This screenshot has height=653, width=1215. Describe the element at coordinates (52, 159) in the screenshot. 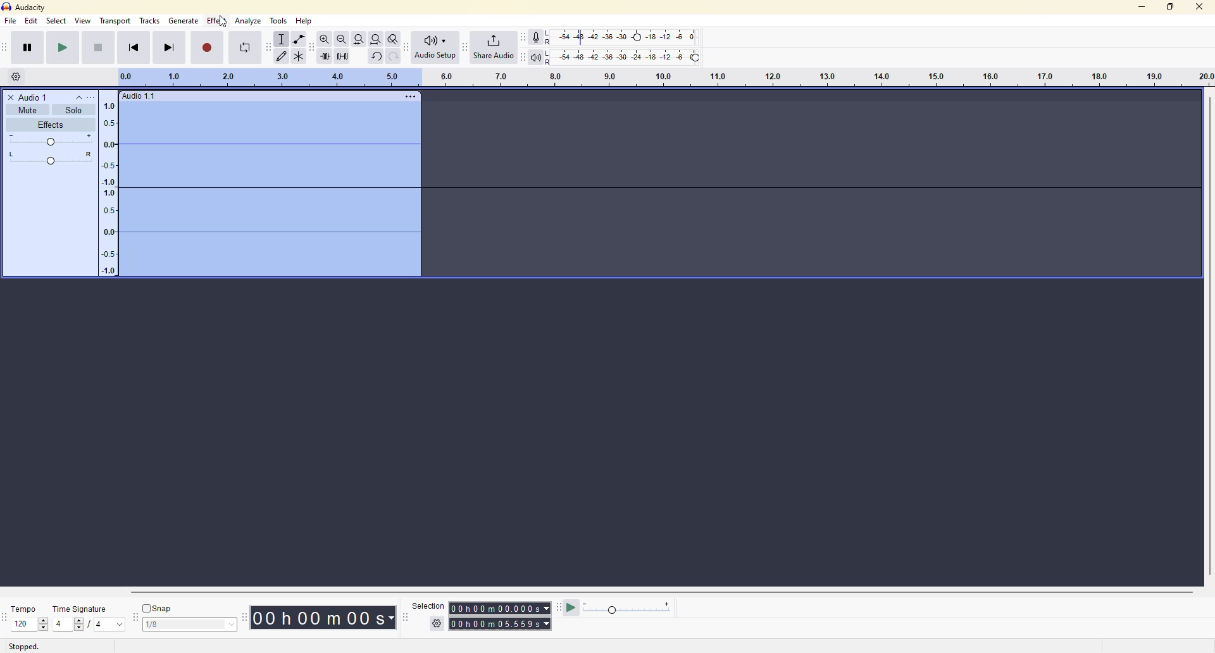

I see `adjust` at that location.